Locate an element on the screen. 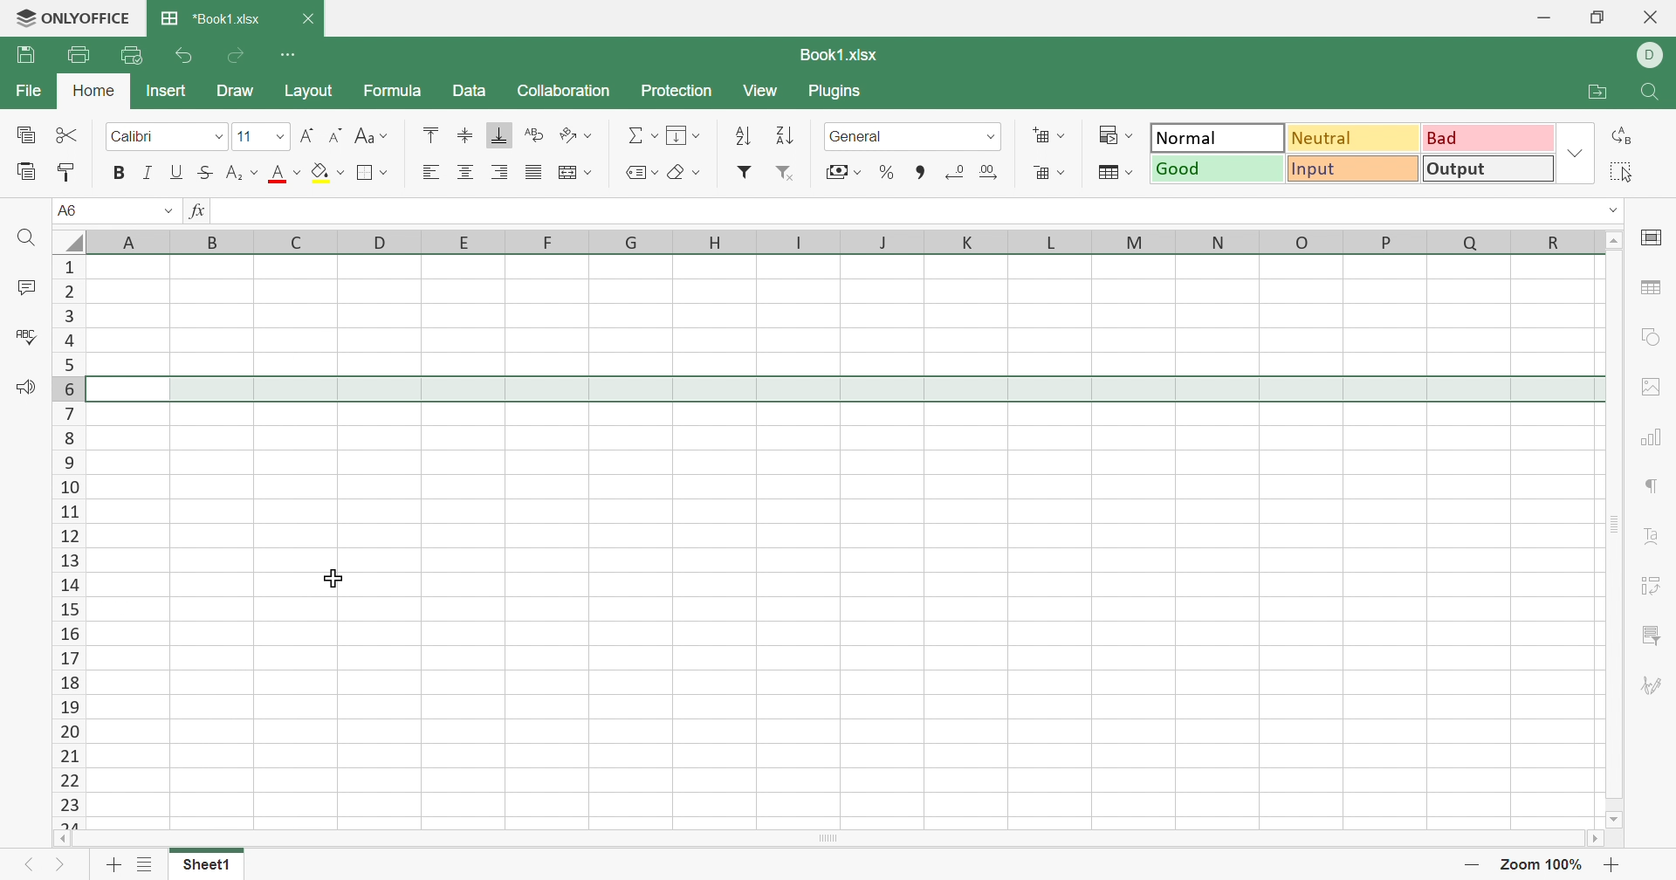 Image resolution: width=1676 pixels, height=880 pixels. Zoom 100% is located at coordinates (1544, 864).